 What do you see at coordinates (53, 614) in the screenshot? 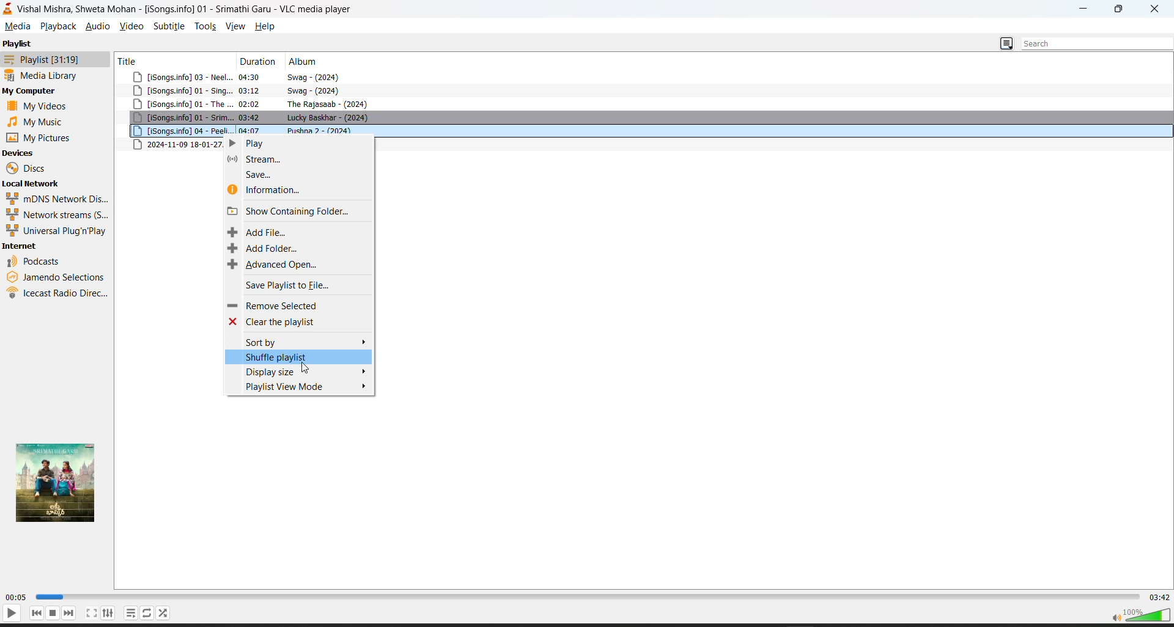
I see `stop` at bounding box center [53, 614].